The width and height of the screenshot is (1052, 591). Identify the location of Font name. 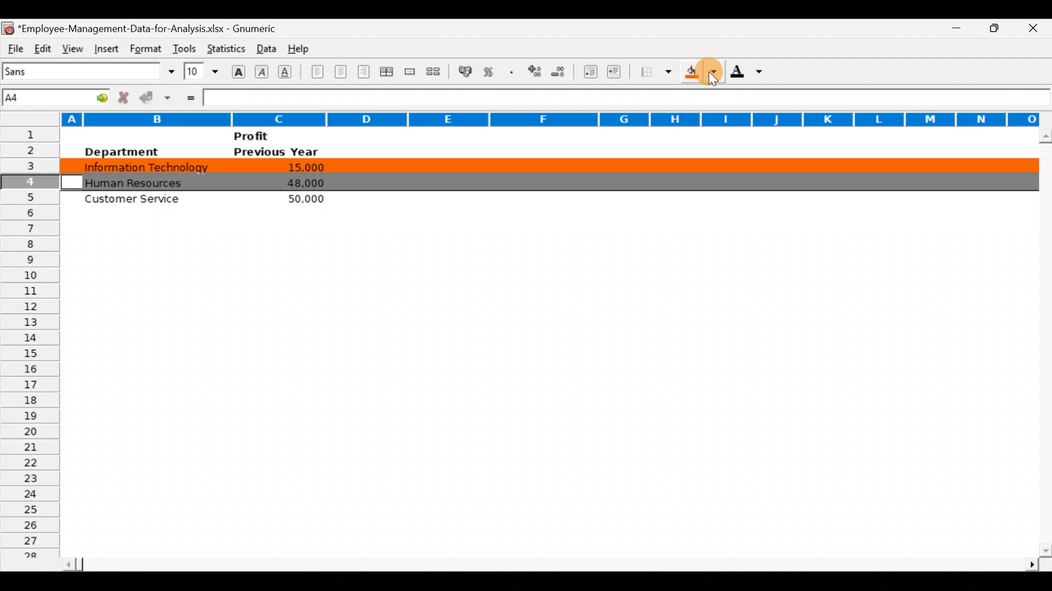
(90, 71).